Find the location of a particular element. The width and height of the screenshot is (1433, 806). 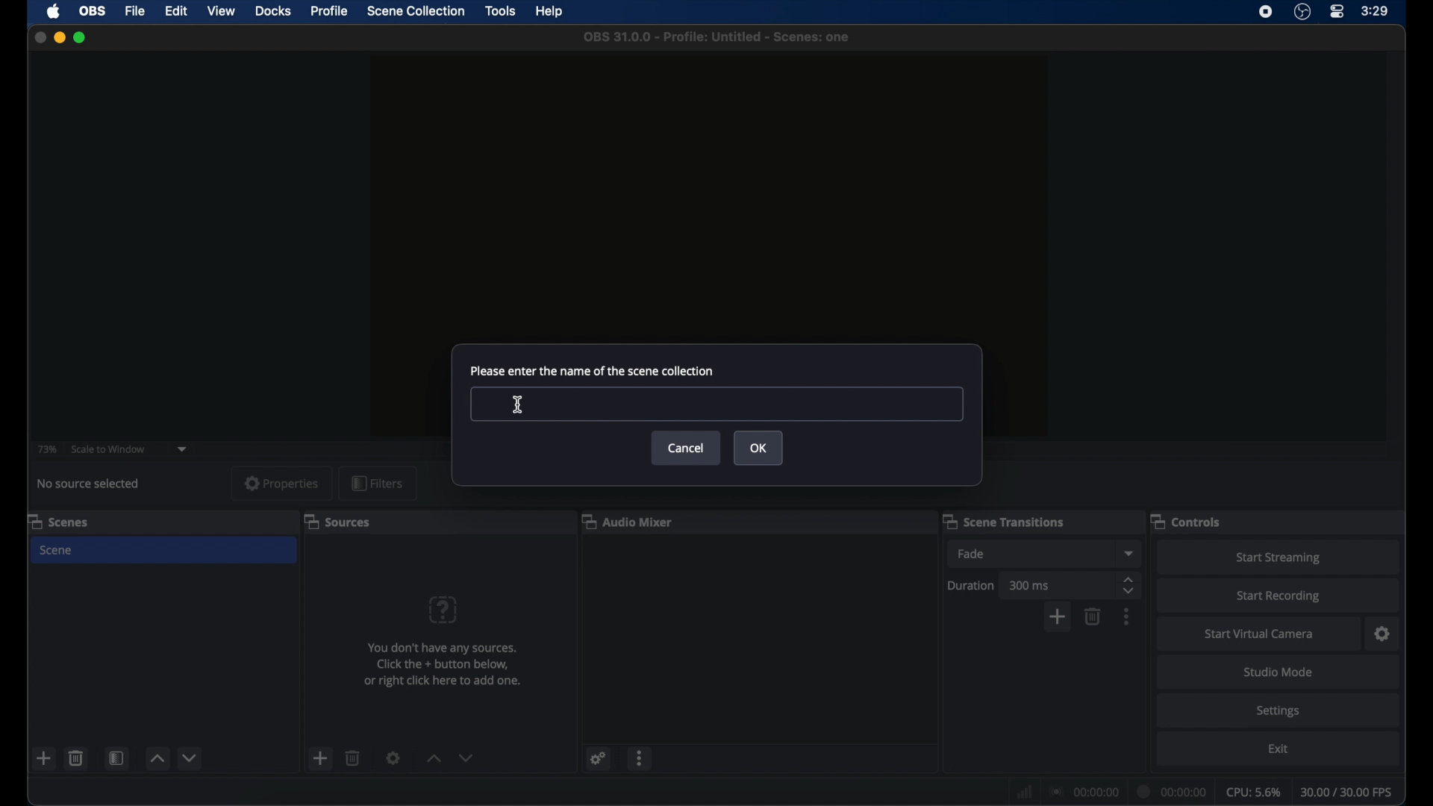

fps is located at coordinates (1348, 792).